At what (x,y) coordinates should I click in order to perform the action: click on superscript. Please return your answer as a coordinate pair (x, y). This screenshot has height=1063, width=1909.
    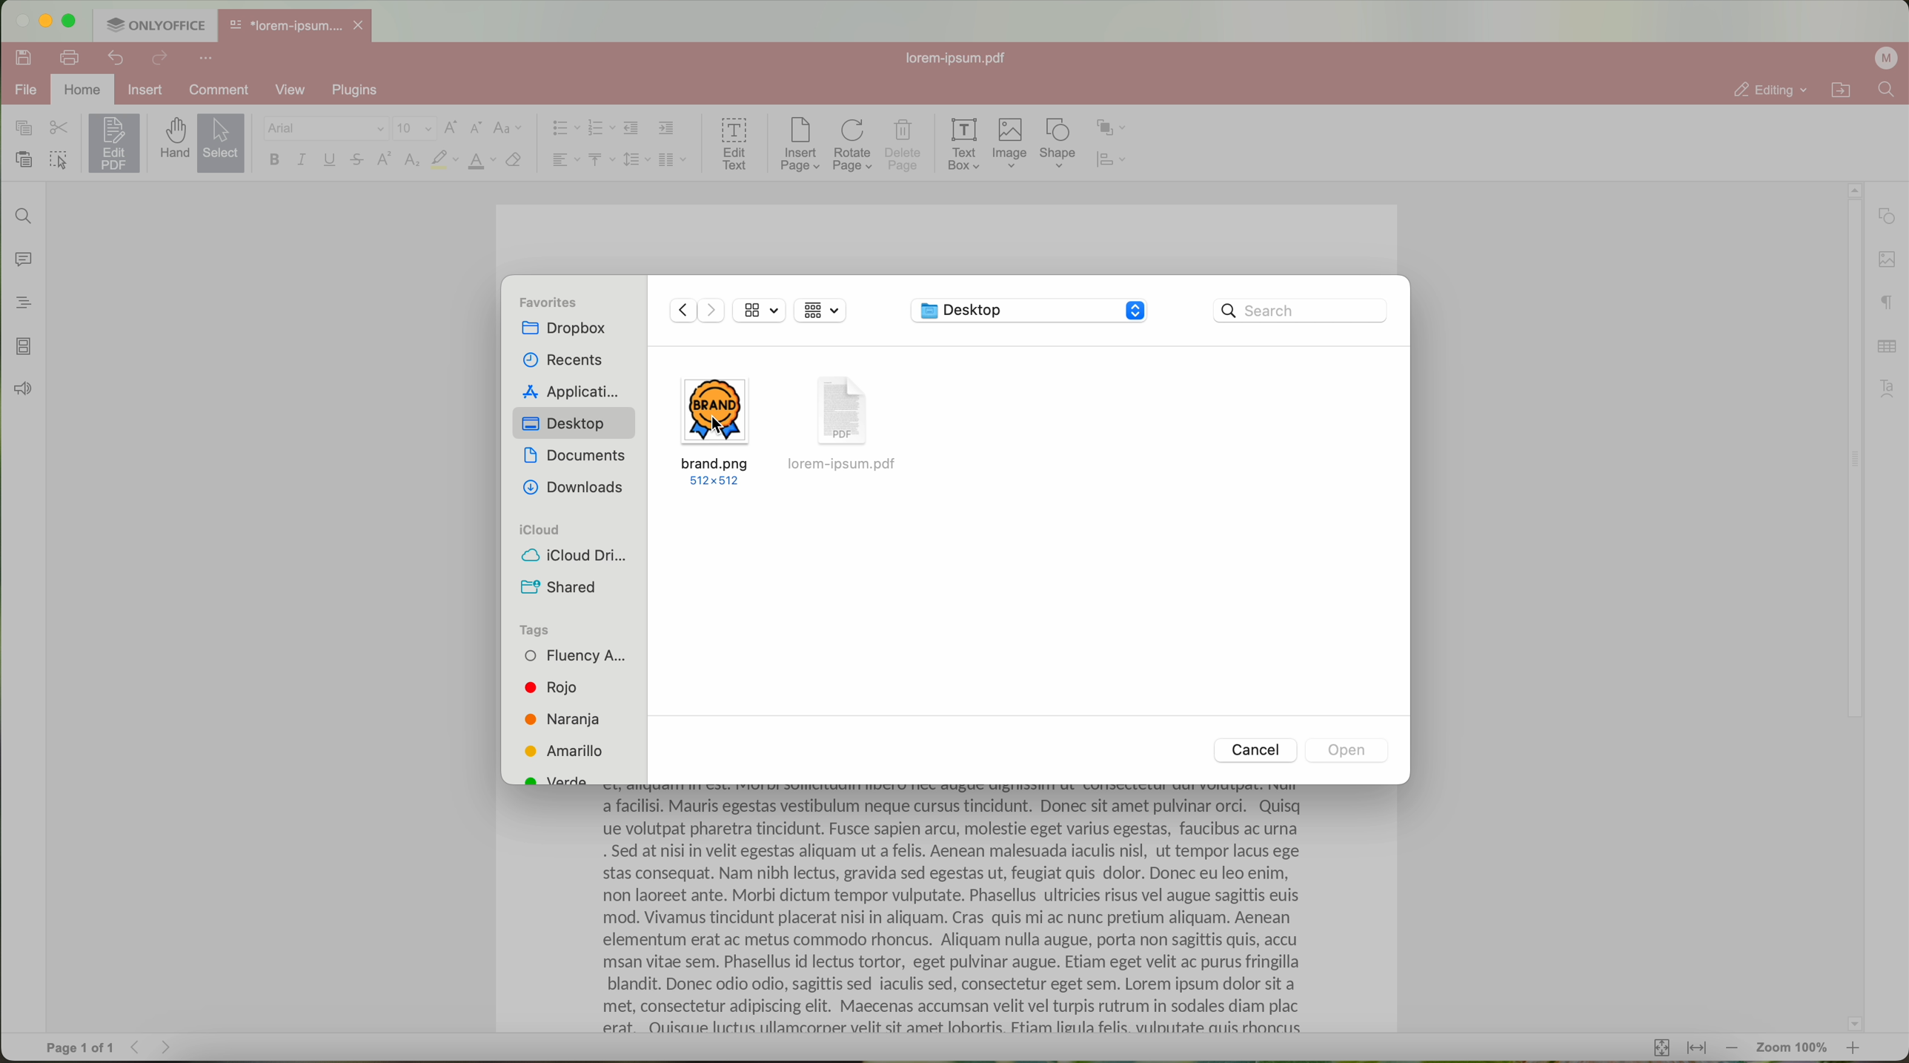
    Looking at the image, I should click on (385, 159).